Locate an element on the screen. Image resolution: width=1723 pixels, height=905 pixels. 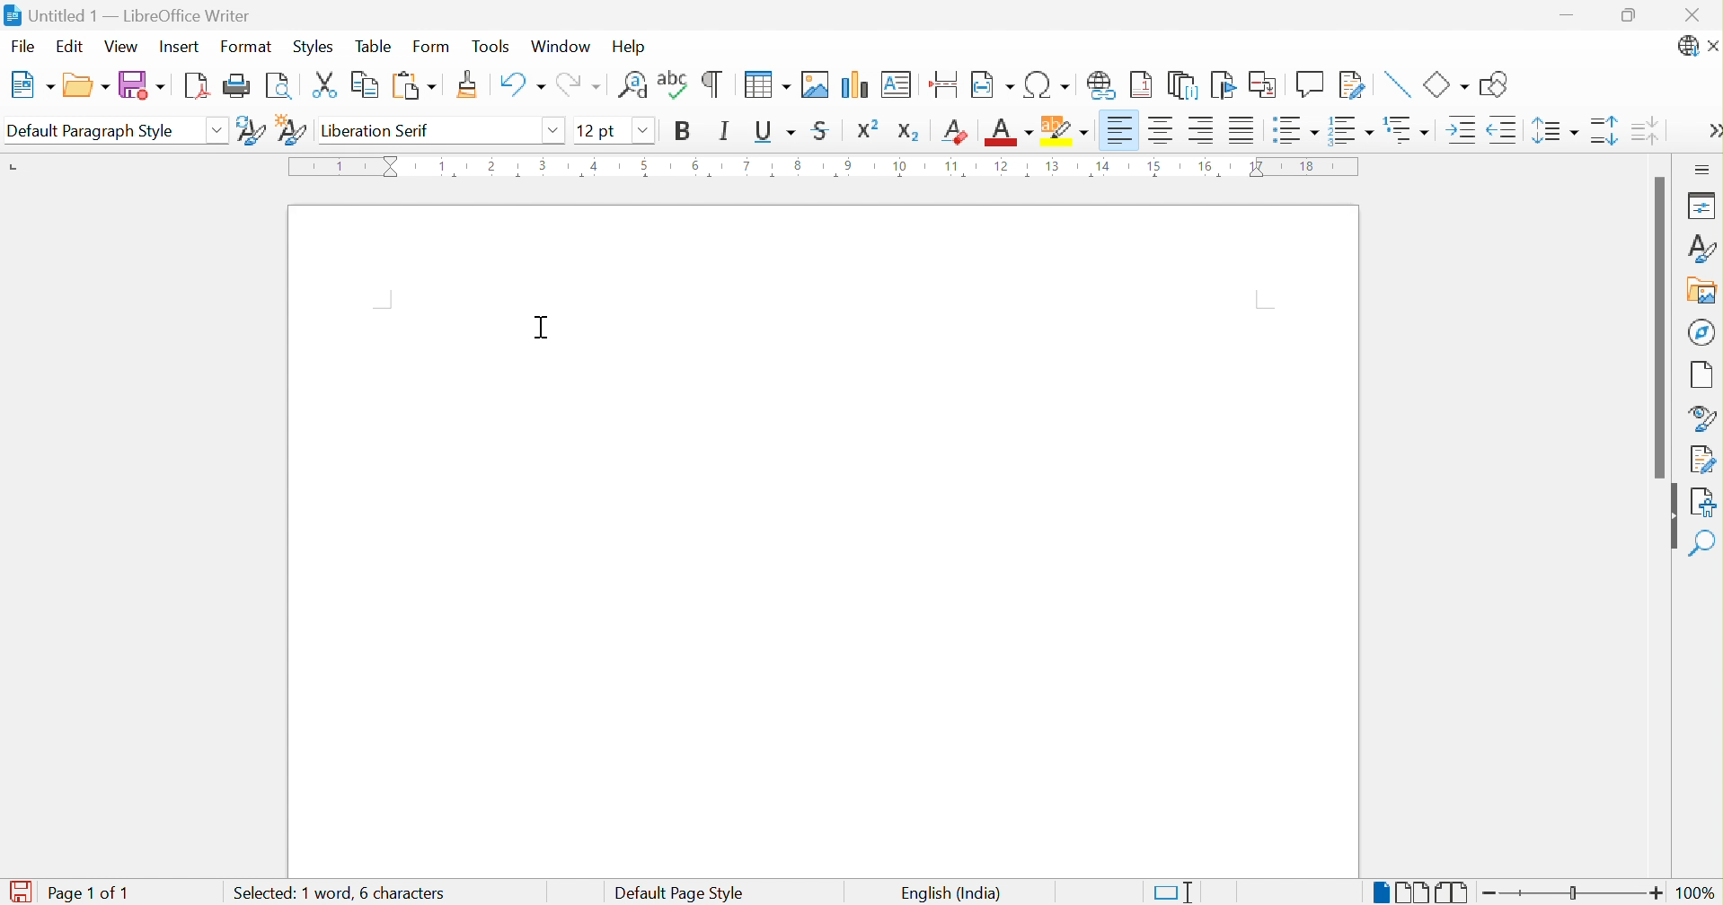
Style Inspector is located at coordinates (1702, 417).